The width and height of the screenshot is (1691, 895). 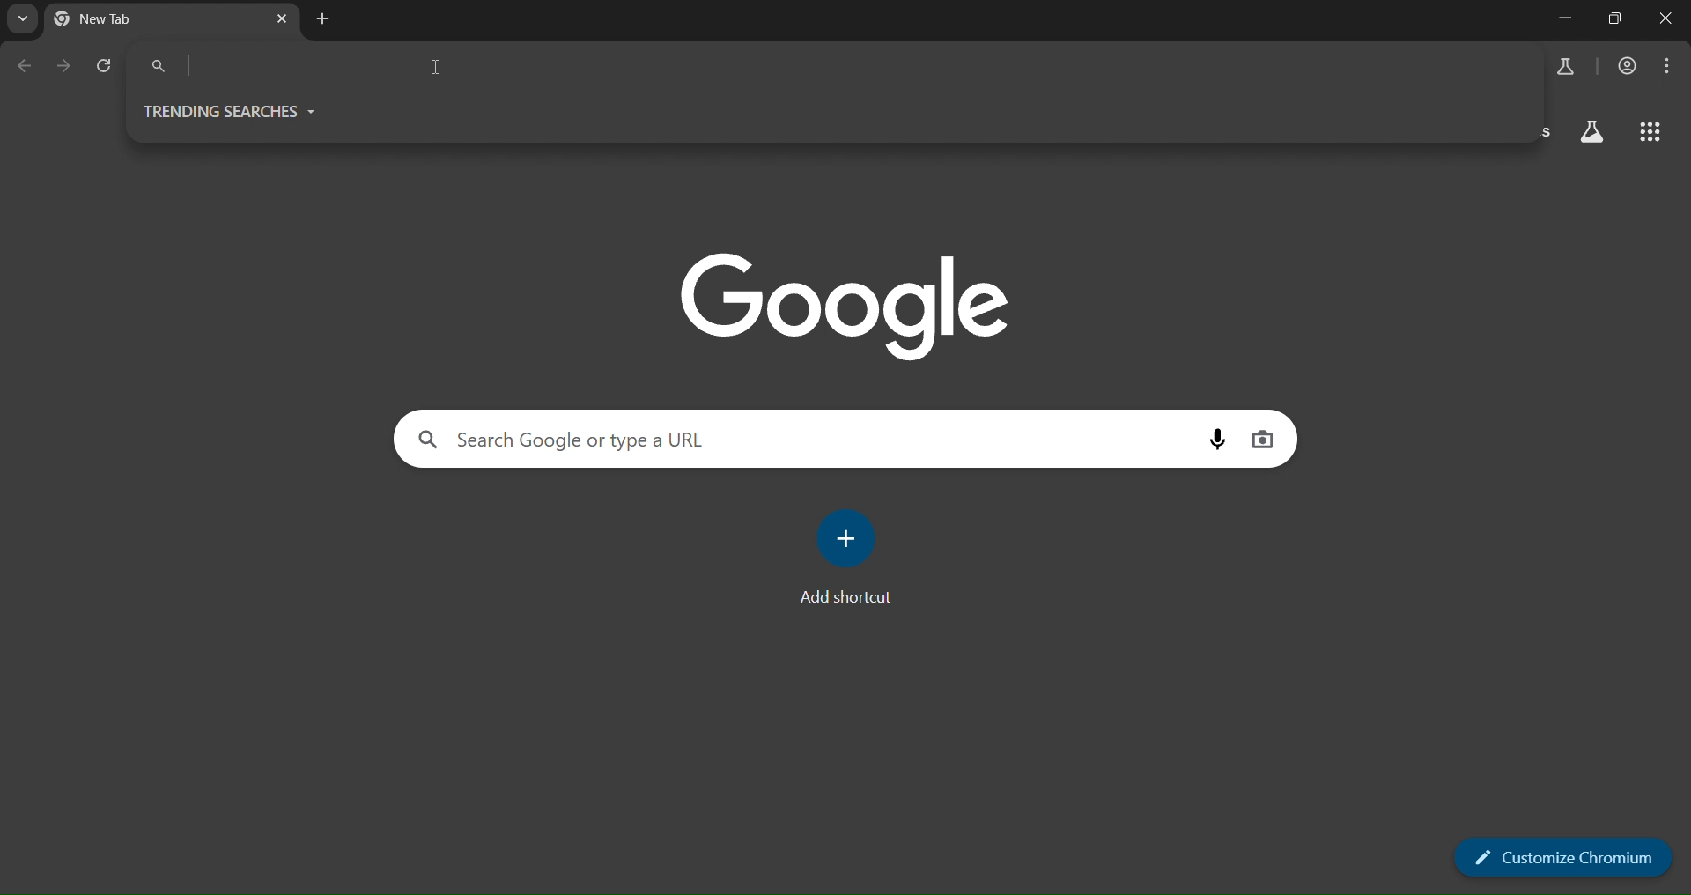 I want to click on google apps, so click(x=1654, y=134).